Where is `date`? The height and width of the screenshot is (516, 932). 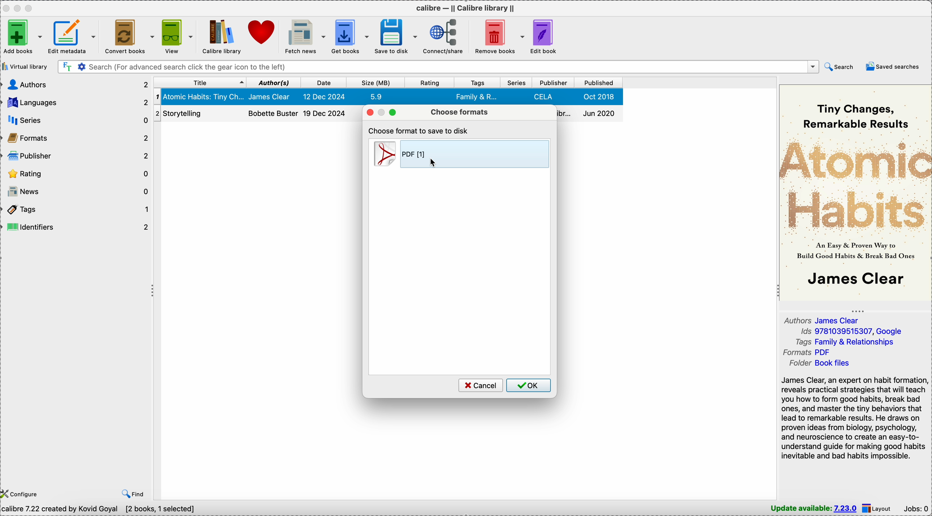
date is located at coordinates (325, 83).